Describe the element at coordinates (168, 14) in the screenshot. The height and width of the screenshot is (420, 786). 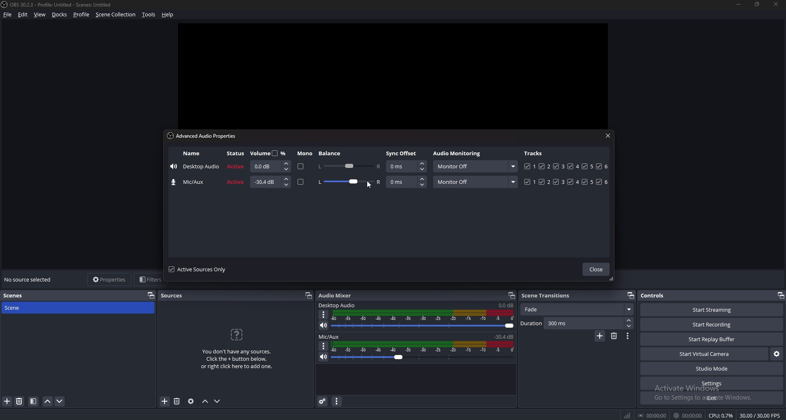
I see `help` at that location.